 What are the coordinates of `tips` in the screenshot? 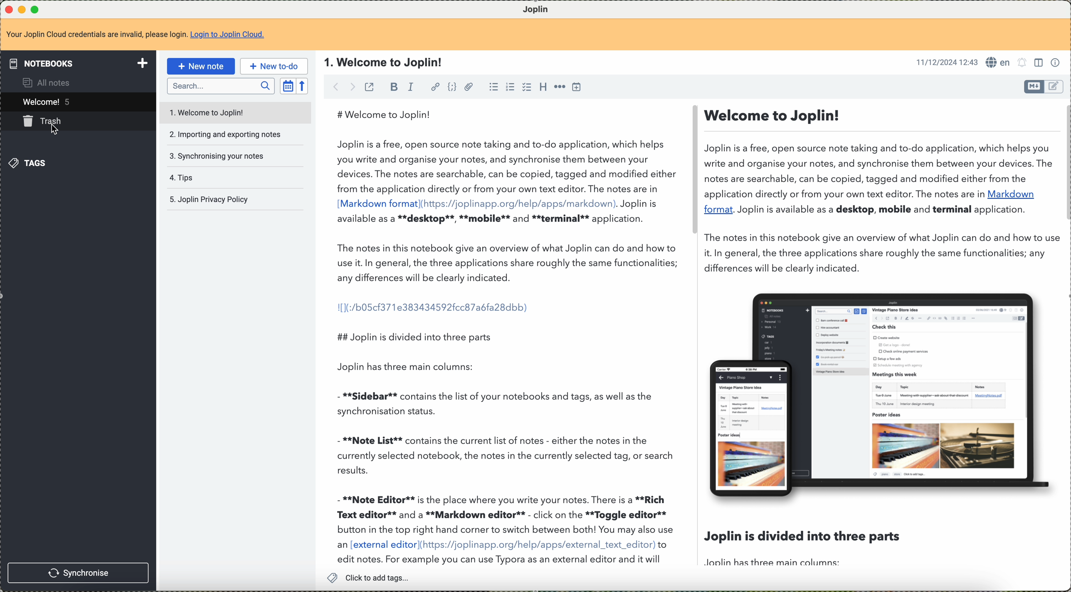 It's located at (203, 175).